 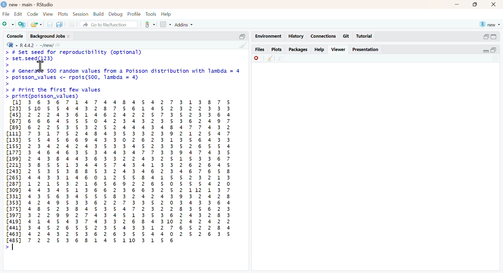 I want to click on open in separate window, so click(x=243, y=37).